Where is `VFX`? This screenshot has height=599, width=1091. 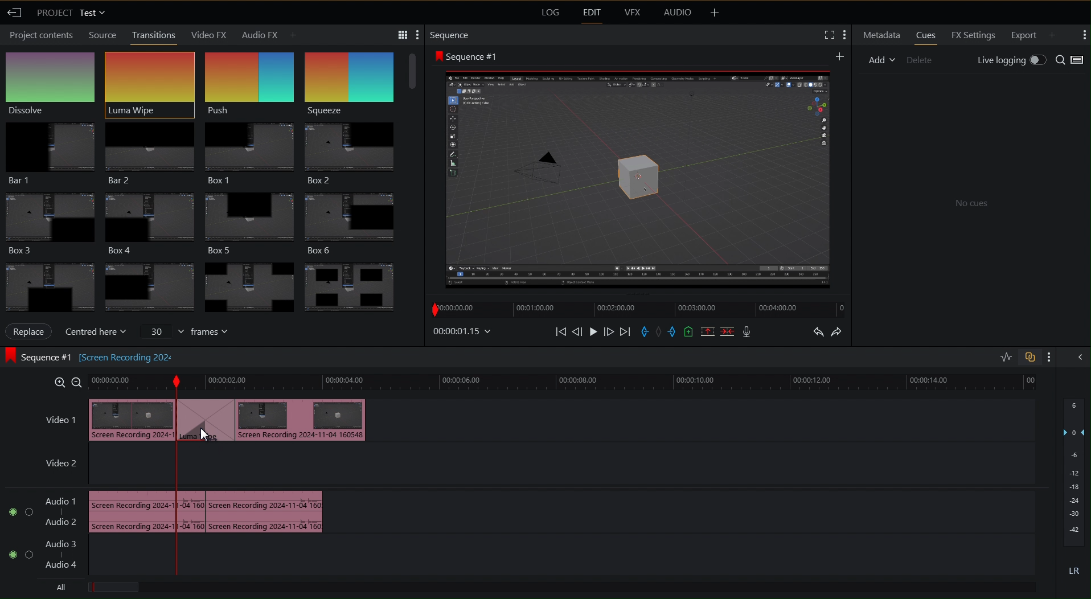 VFX is located at coordinates (631, 15).